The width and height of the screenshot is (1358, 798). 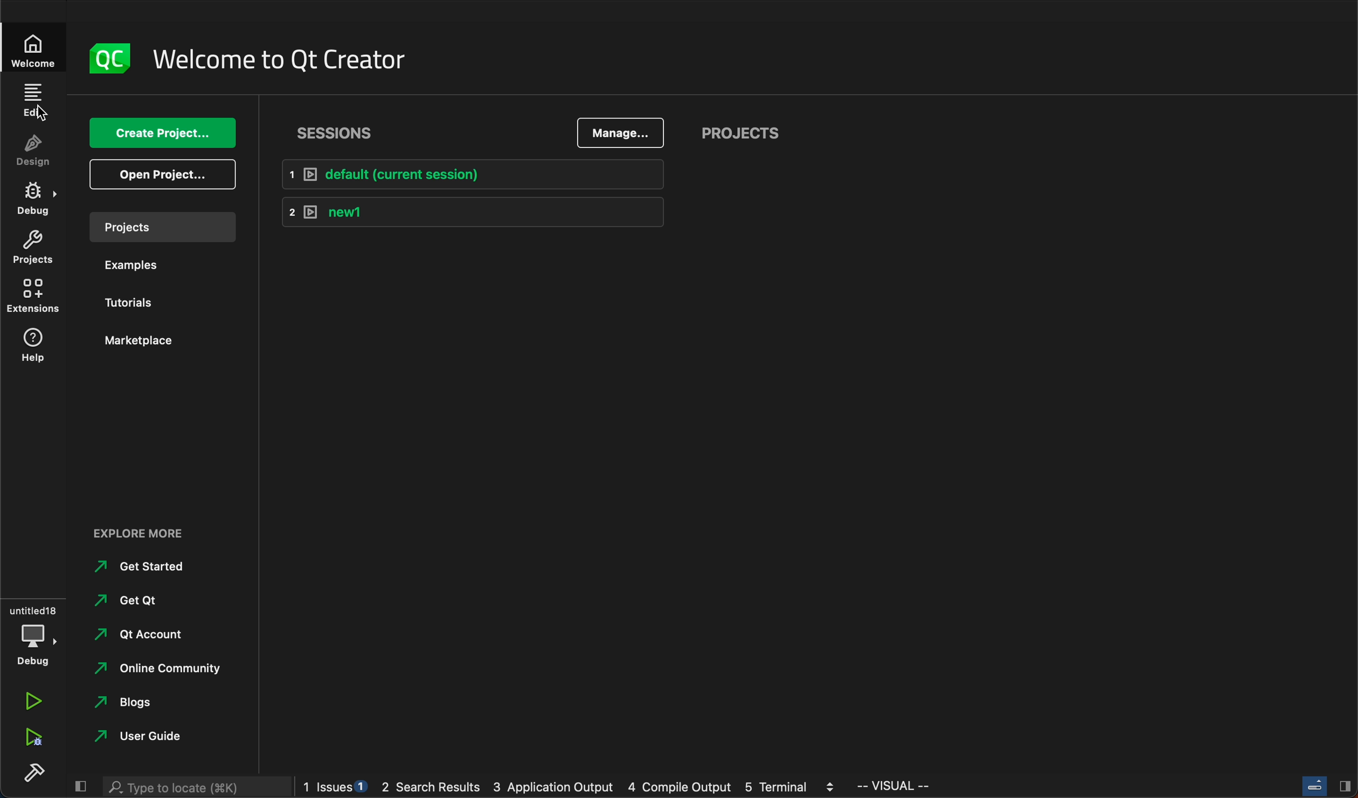 I want to click on started, so click(x=146, y=565).